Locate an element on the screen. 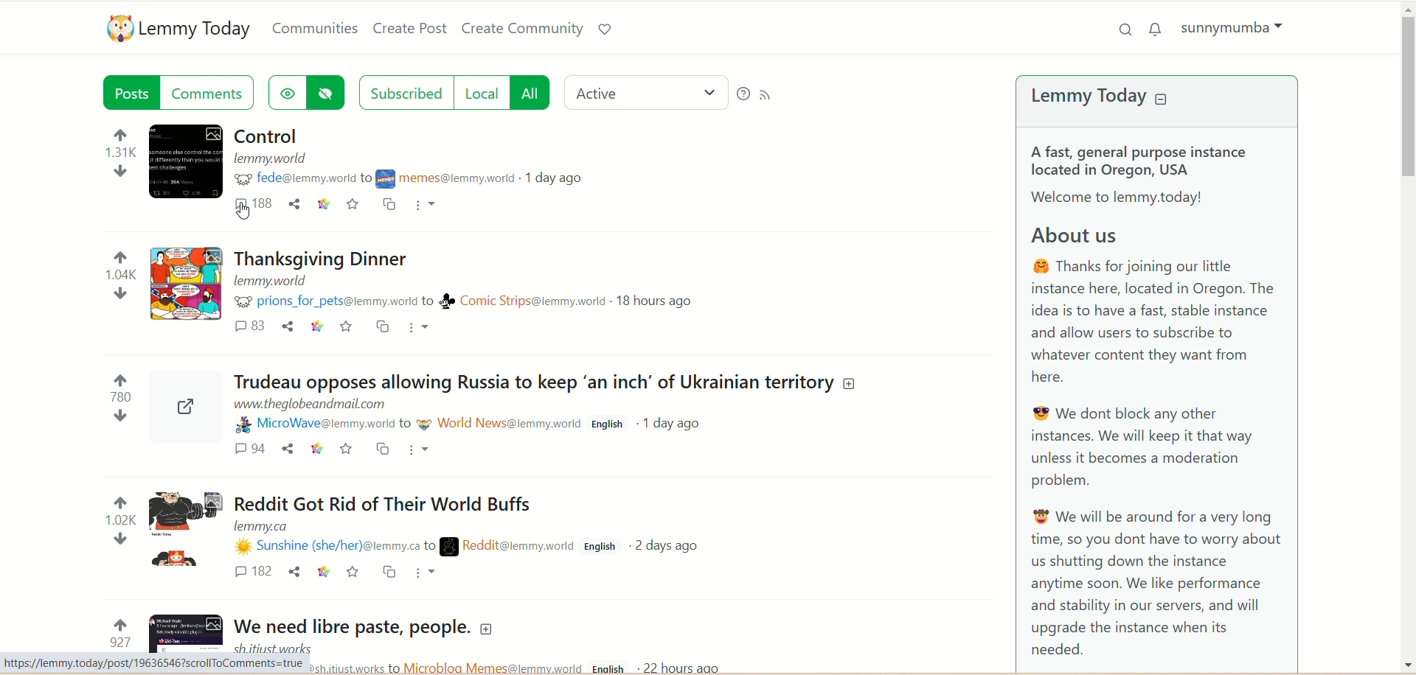 The height and width of the screenshot is (675, 1416). Post on "We need libre paste, people." is located at coordinates (365, 627).